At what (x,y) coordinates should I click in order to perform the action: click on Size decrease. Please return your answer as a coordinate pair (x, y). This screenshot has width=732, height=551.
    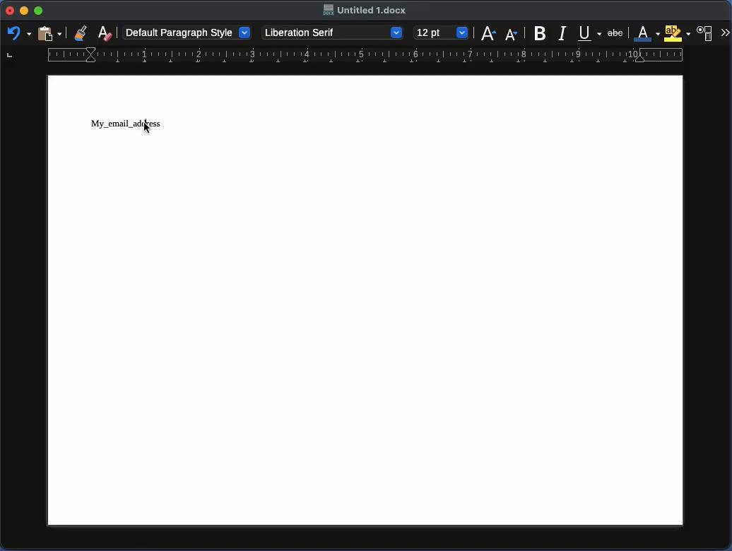
    Looking at the image, I should click on (511, 35).